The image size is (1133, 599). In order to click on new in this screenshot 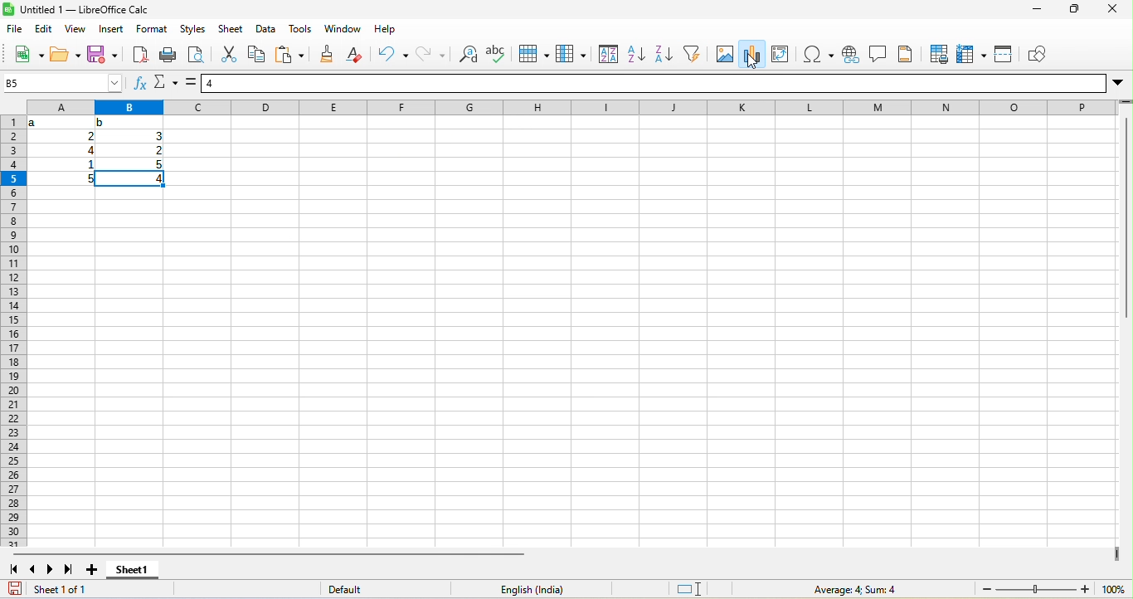, I will do `click(29, 53)`.